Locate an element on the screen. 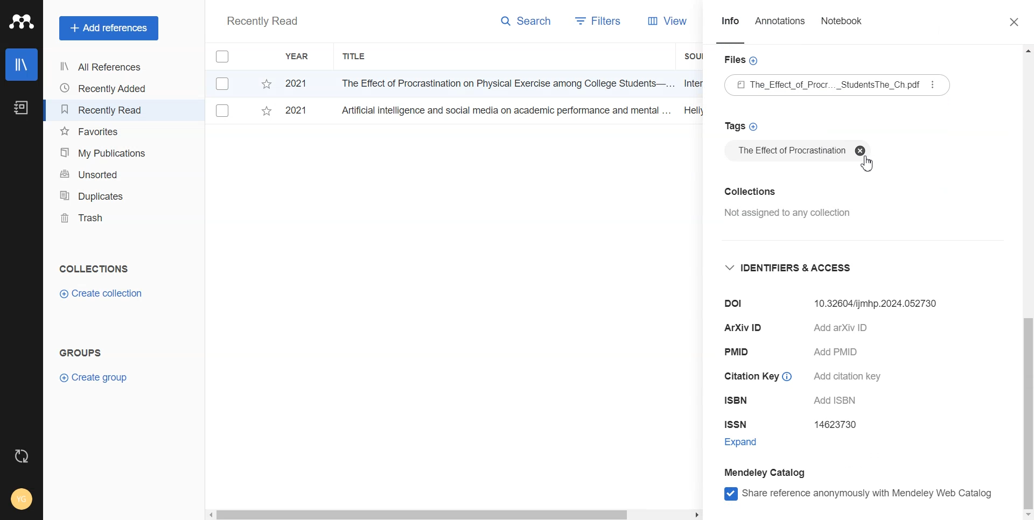 The image size is (1034, 520). All References is located at coordinates (105, 67).